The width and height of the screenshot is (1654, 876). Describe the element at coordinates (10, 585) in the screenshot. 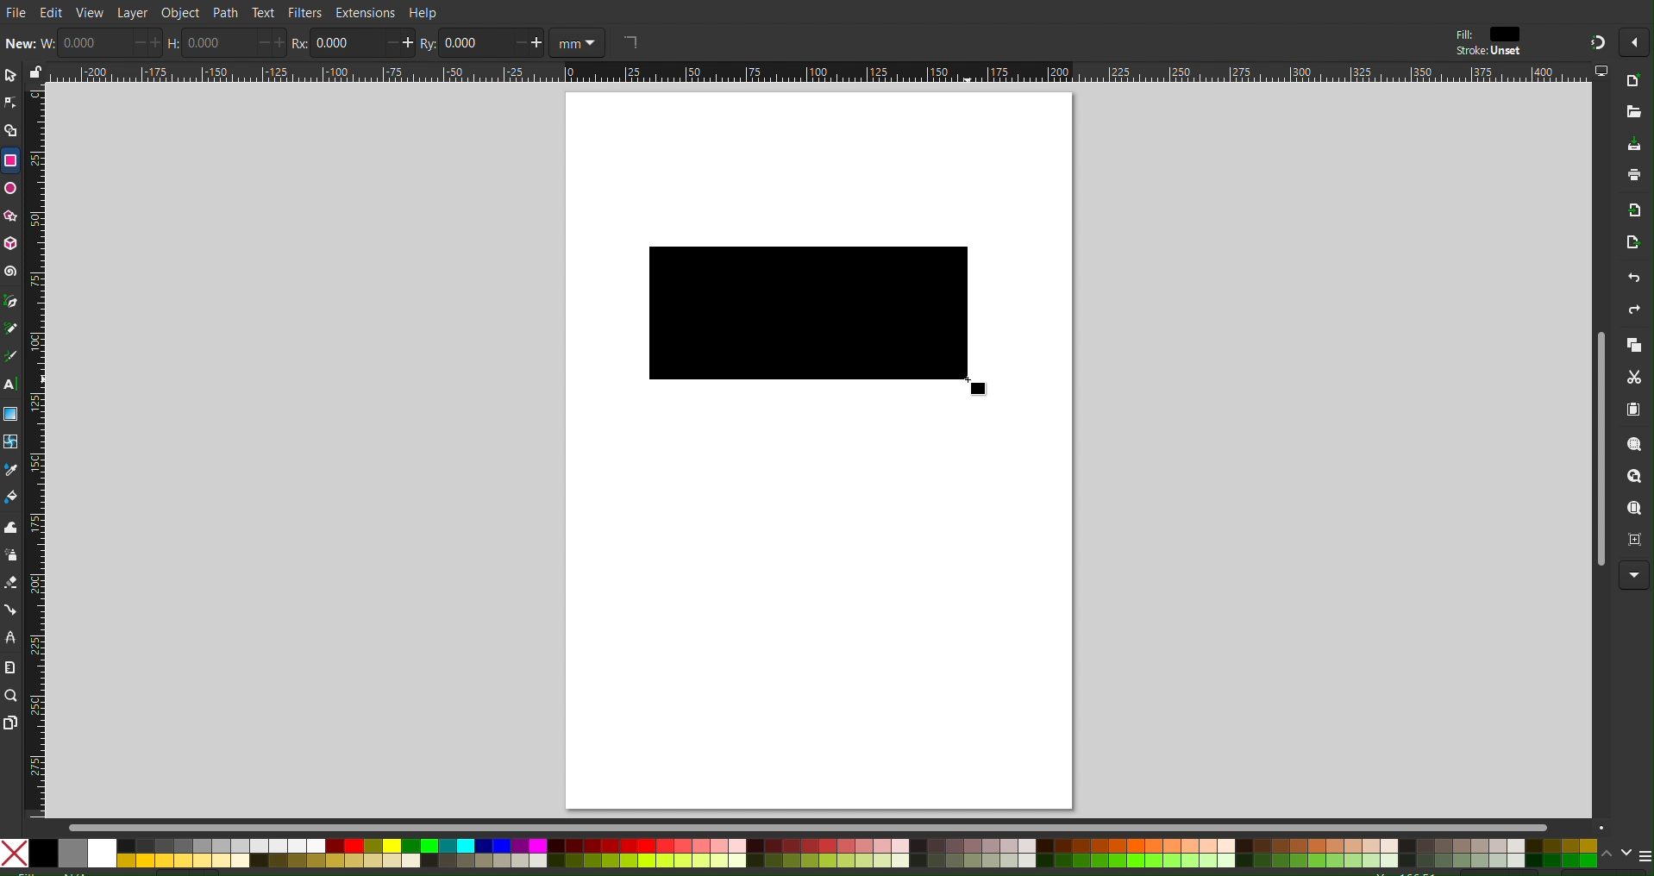

I see `Erase Tool` at that location.